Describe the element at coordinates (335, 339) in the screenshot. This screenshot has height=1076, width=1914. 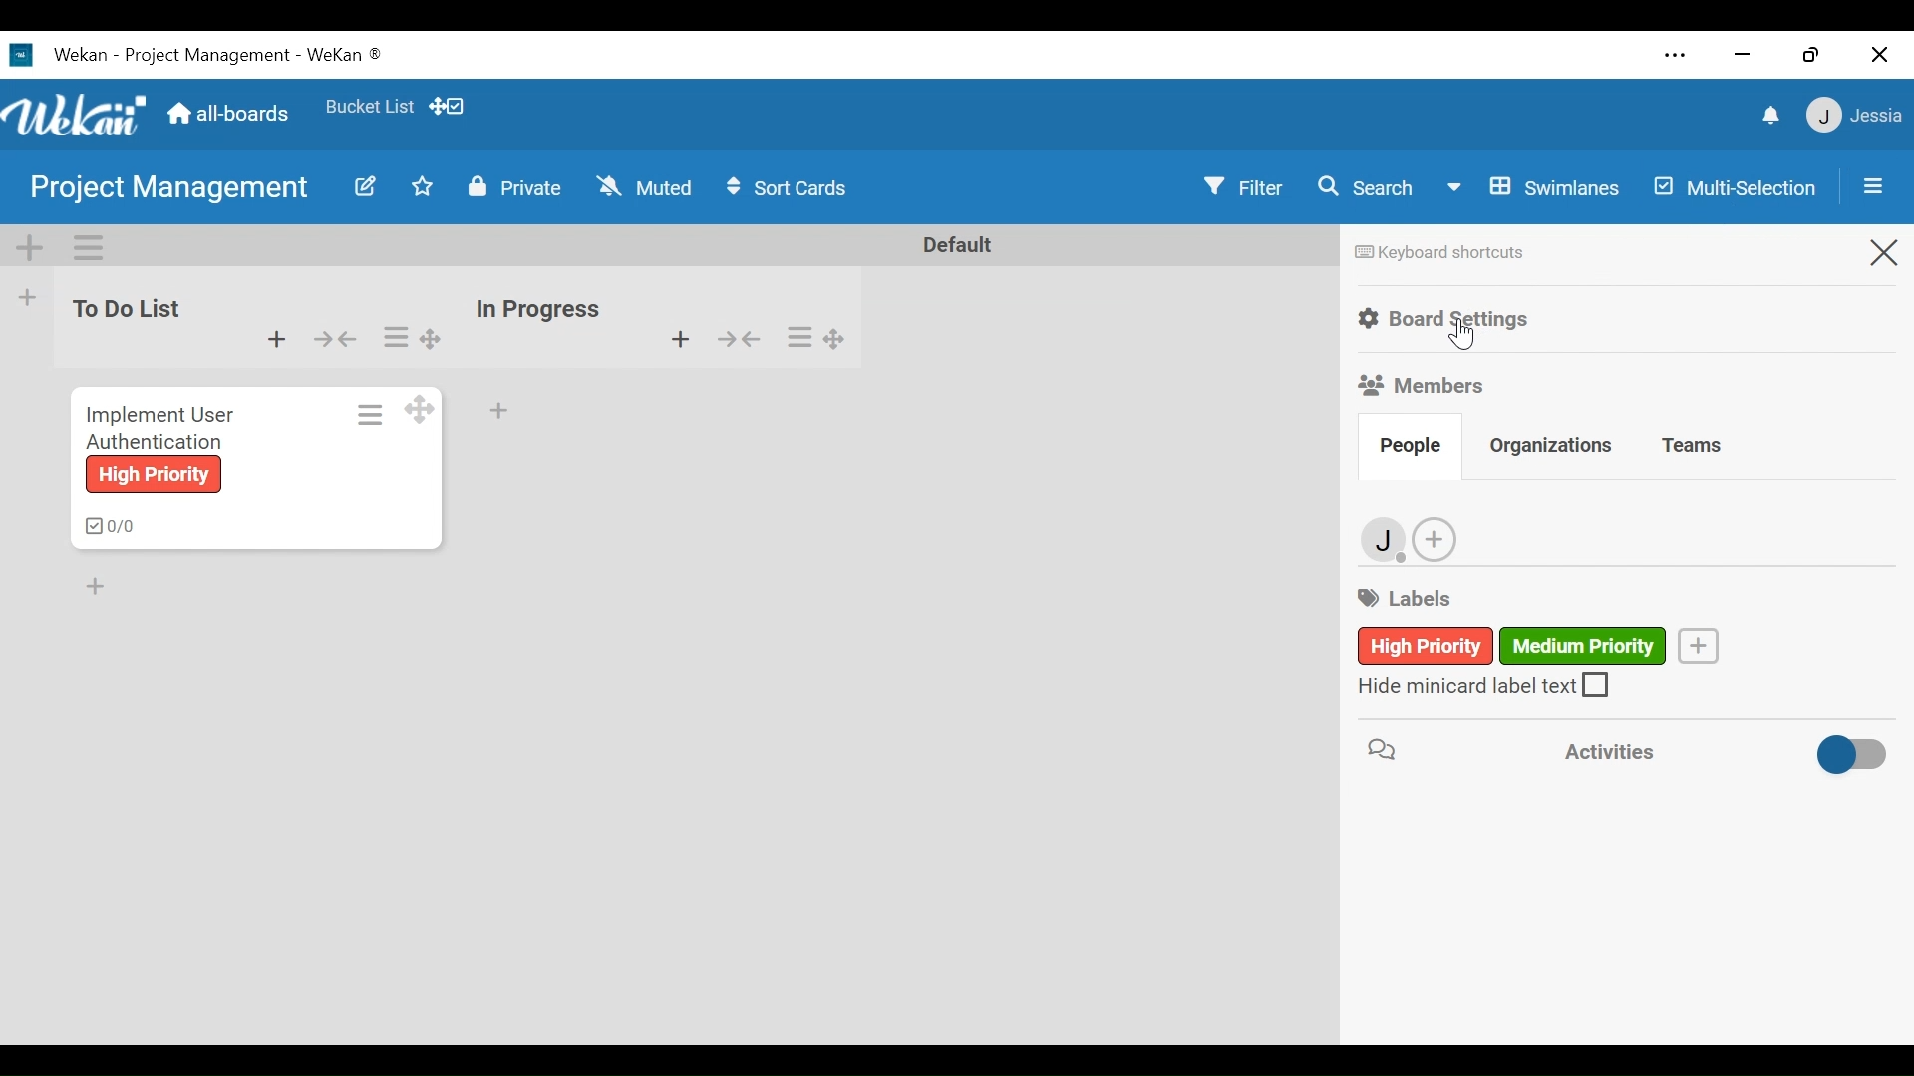
I see `Collapse` at that location.